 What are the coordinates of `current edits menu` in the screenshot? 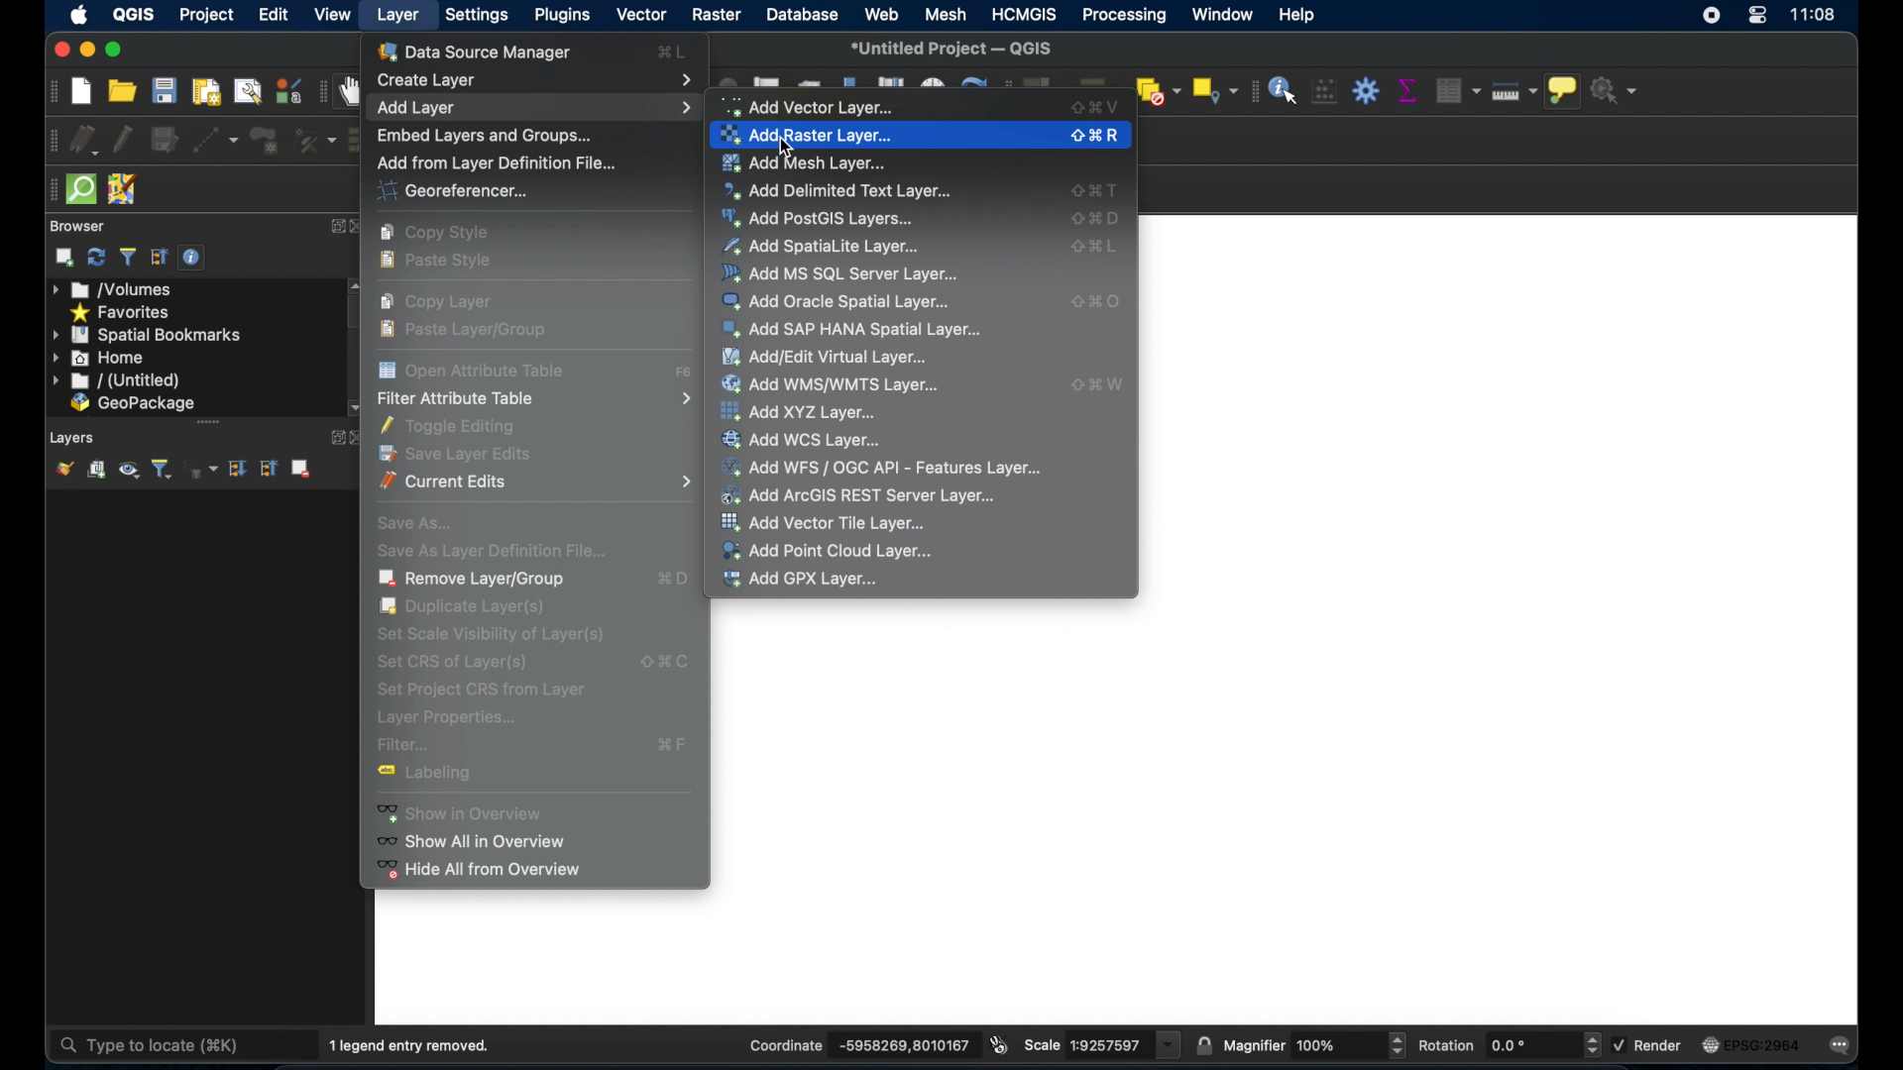 It's located at (538, 481).